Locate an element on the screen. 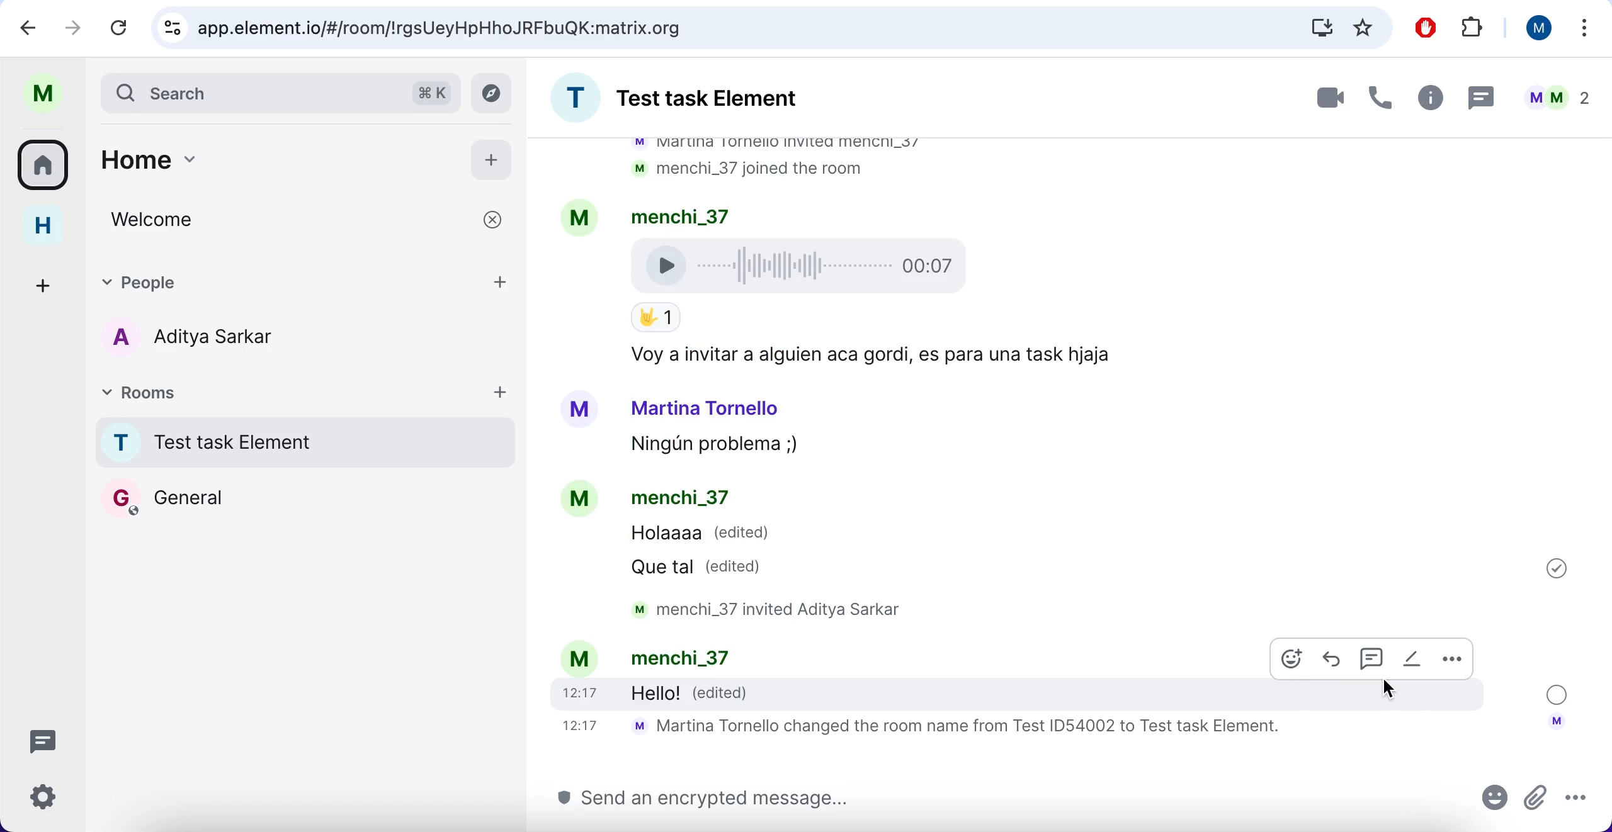  message sent is located at coordinates (1552, 692).